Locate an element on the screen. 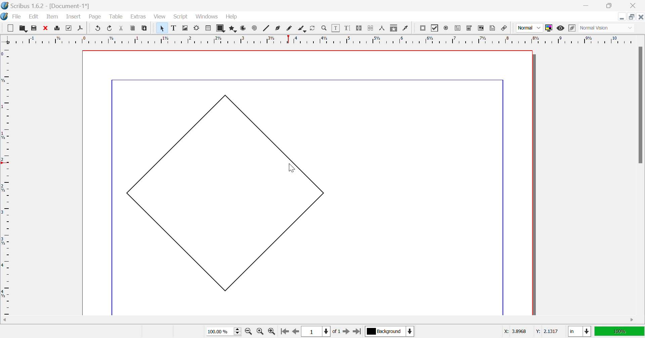  PDF text field is located at coordinates (459, 29).